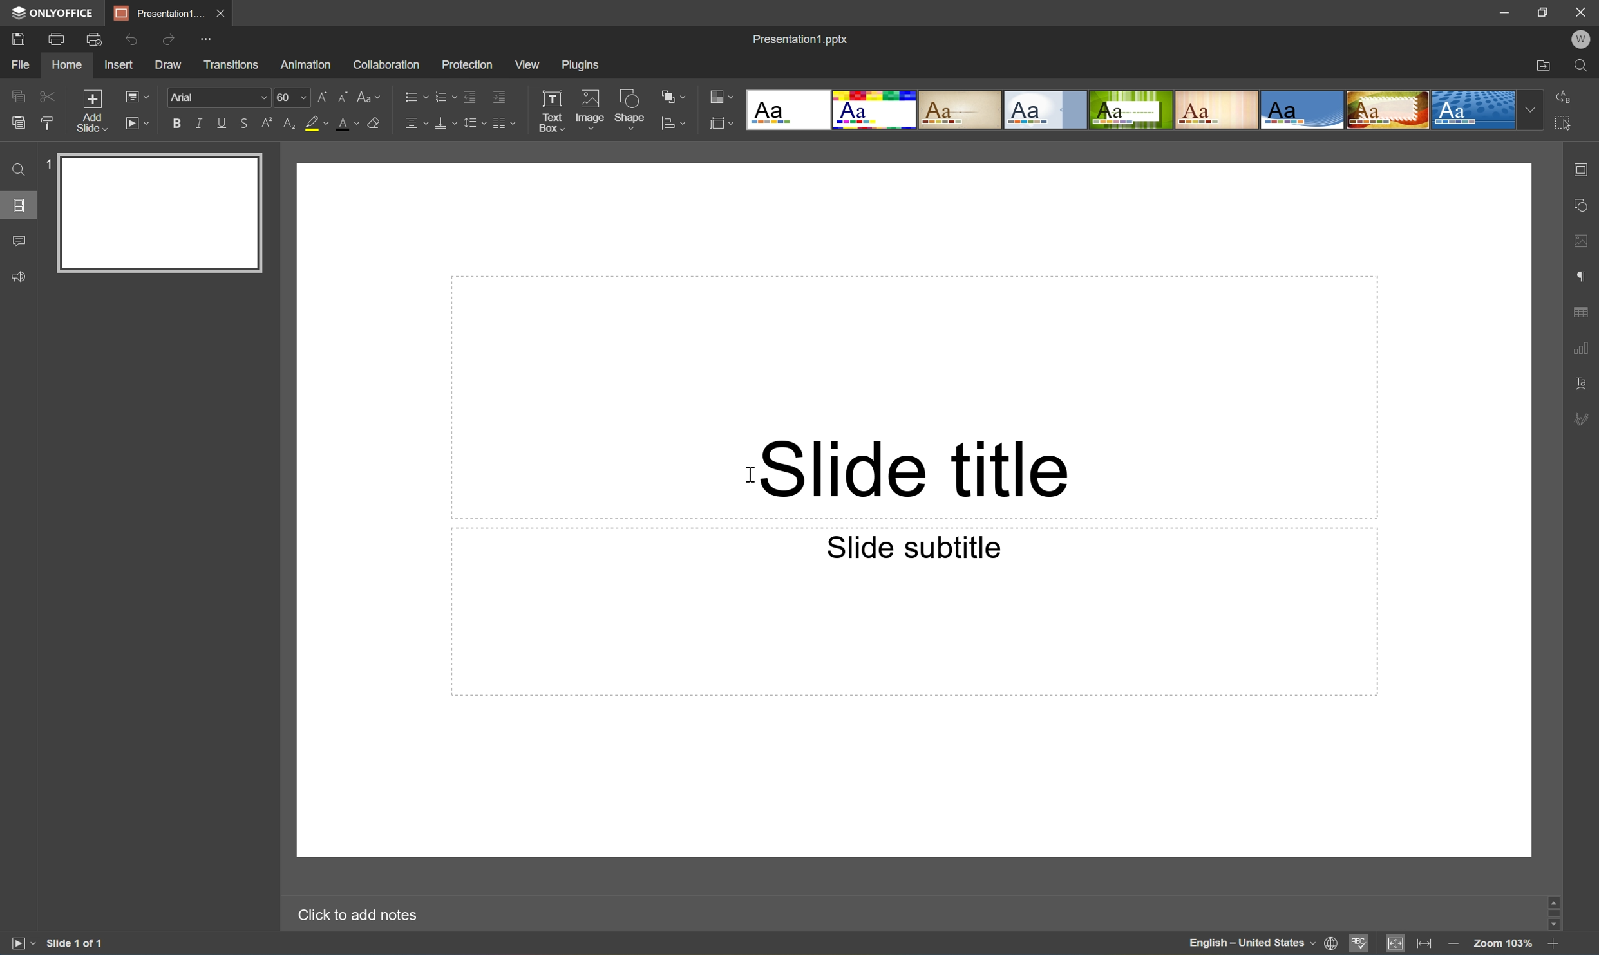 The width and height of the screenshot is (1599, 955). Describe the element at coordinates (90, 940) in the screenshot. I see `Slide 1 of 1` at that location.